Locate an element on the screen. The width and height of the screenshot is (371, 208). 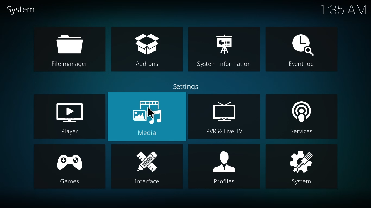
system is located at coordinates (21, 10).